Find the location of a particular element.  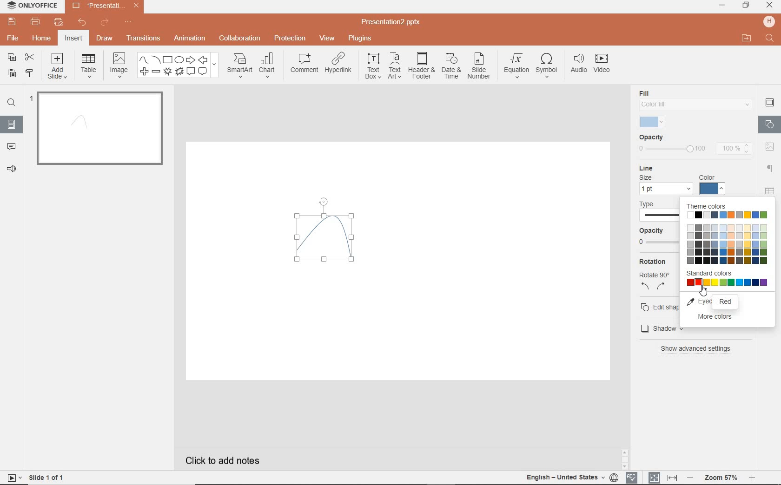

SLIDE1 is located at coordinates (98, 131).